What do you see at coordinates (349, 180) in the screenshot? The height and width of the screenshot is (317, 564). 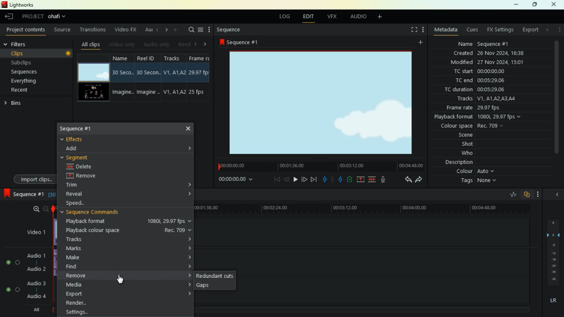 I see `battery` at bounding box center [349, 180].